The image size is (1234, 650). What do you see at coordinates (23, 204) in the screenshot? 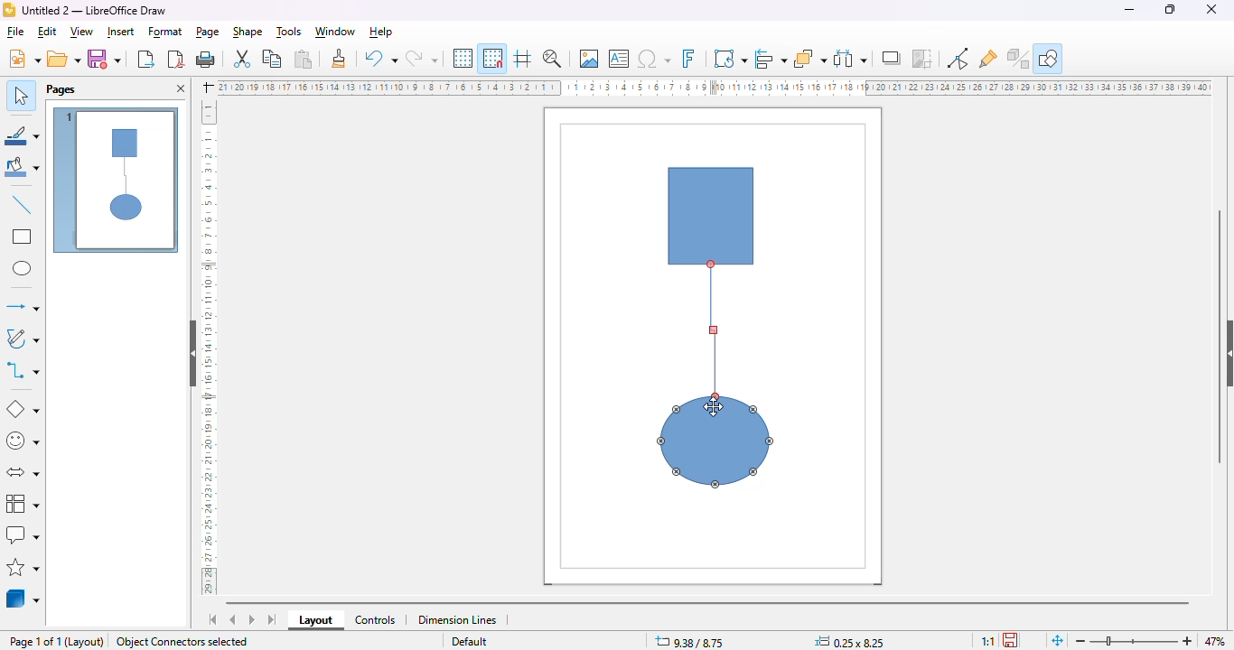
I see `insert line` at bounding box center [23, 204].